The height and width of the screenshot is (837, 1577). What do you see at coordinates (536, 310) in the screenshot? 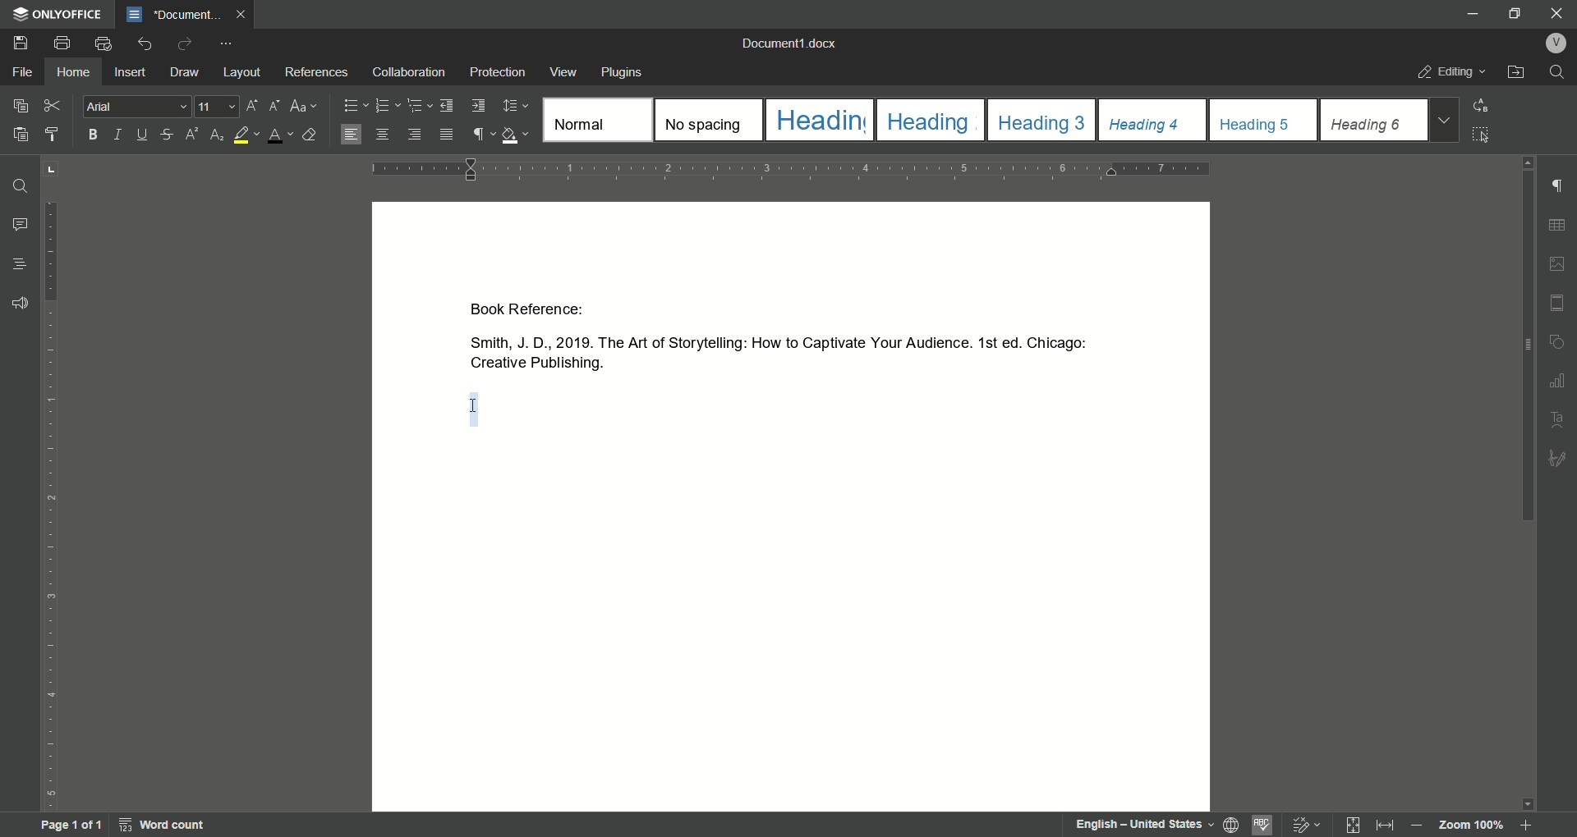
I see `Book Reference:` at bounding box center [536, 310].